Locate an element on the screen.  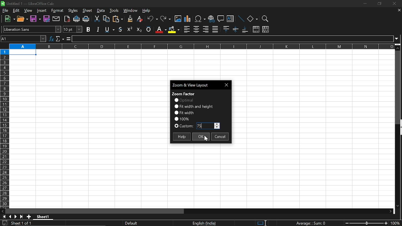
sheet name is located at coordinates (45, 217).